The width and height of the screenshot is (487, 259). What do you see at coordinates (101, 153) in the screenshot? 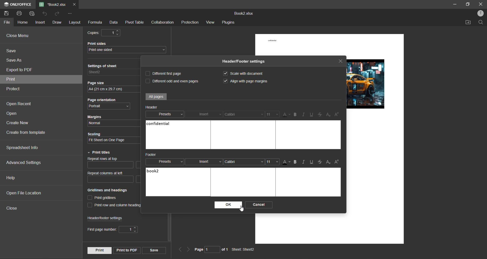
I see `print titles` at bounding box center [101, 153].